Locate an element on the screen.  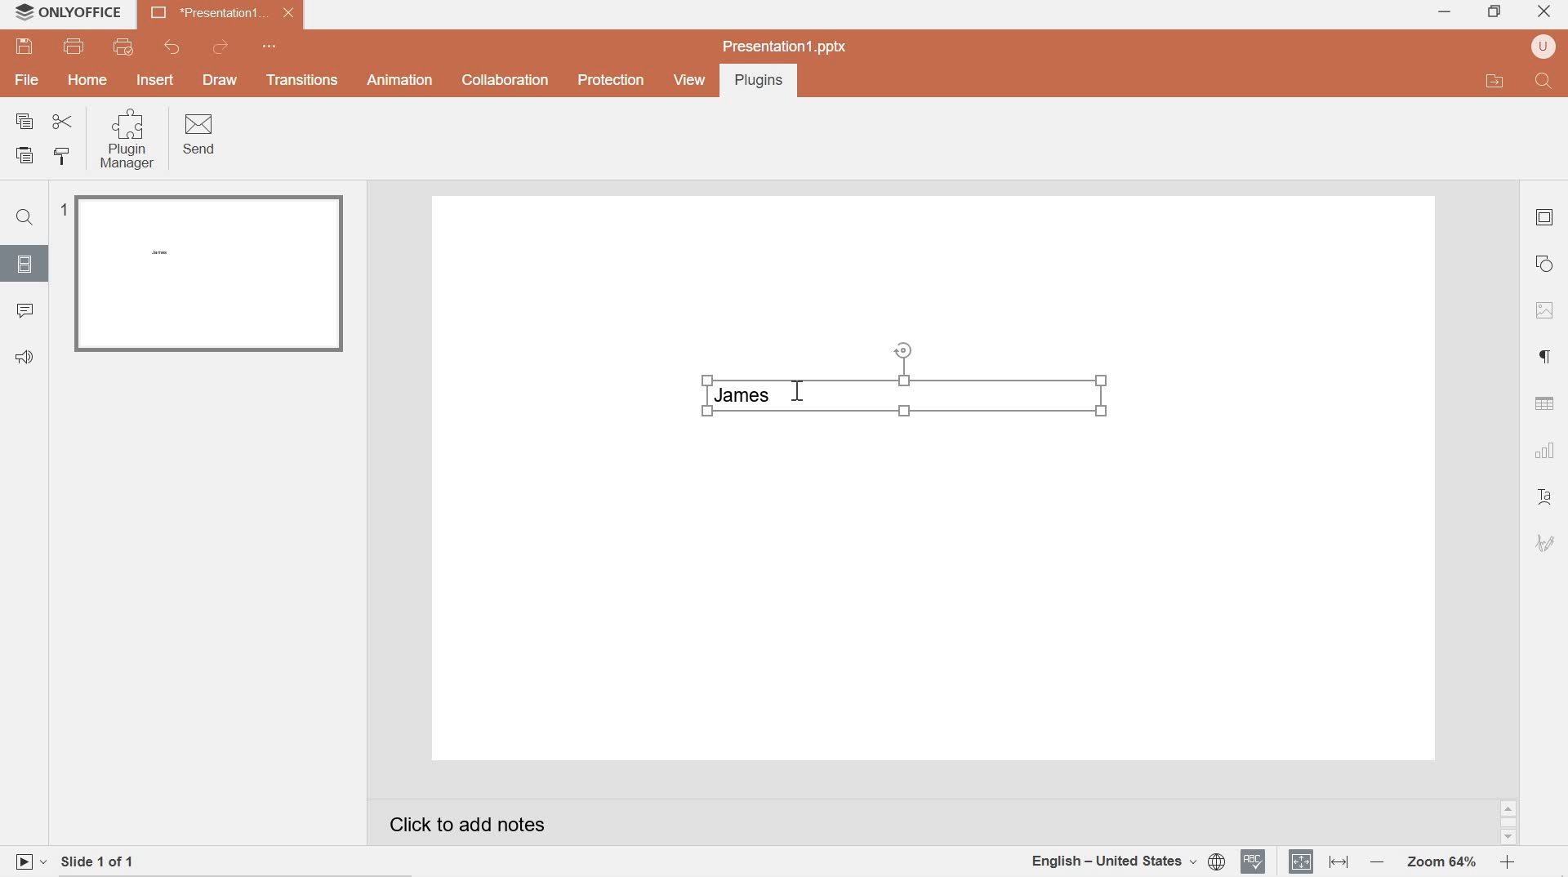
cut is located at coordinates (63, 121).